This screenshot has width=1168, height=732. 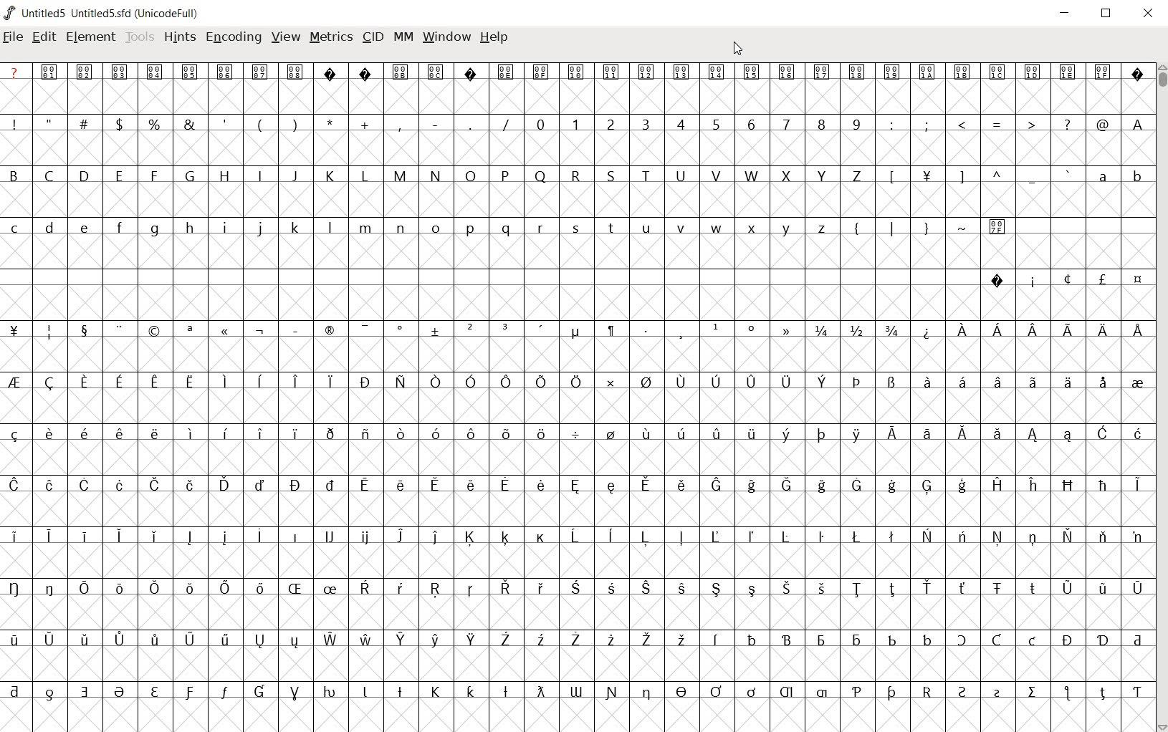 What do you see at coordinates (752, 437) in the screenshot?
I see `Symbol` at bounding box center [752, 437].